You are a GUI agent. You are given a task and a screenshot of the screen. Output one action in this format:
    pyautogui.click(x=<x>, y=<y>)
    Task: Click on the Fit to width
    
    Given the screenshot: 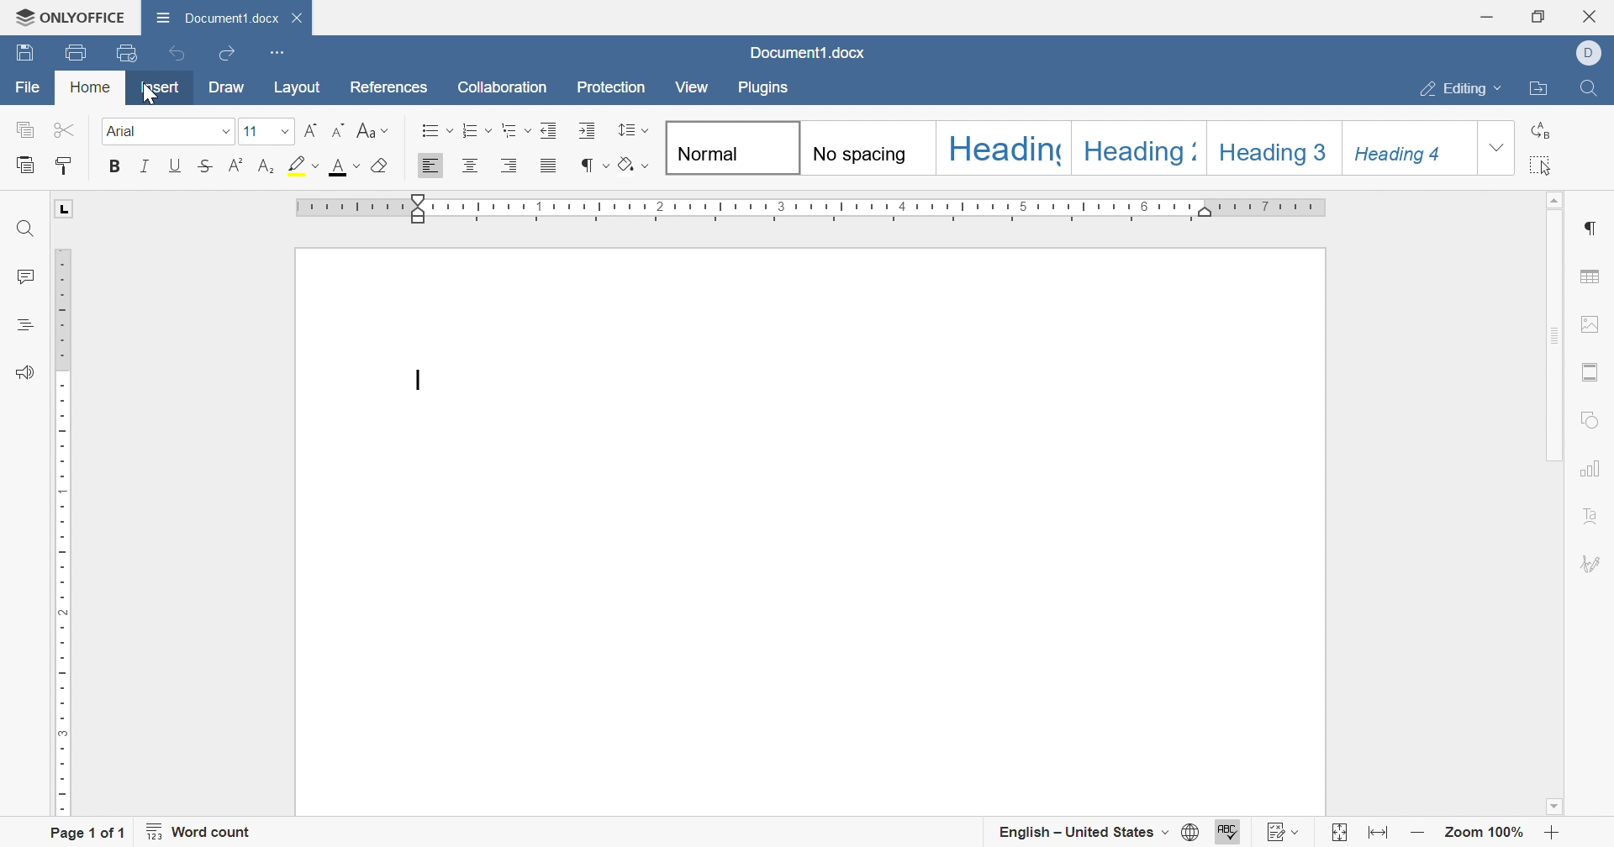 What is the action you would take?
    pyautogui.click(x=1376, y=830)
    